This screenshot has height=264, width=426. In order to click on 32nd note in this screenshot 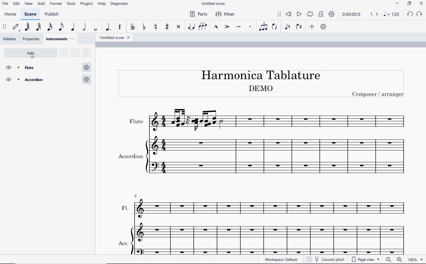, I will do `click(38, 27)`.